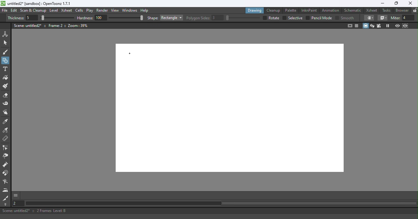 The width and height of the screenshot is (418, 219). I want to click on checkbox, so click(264, 18).